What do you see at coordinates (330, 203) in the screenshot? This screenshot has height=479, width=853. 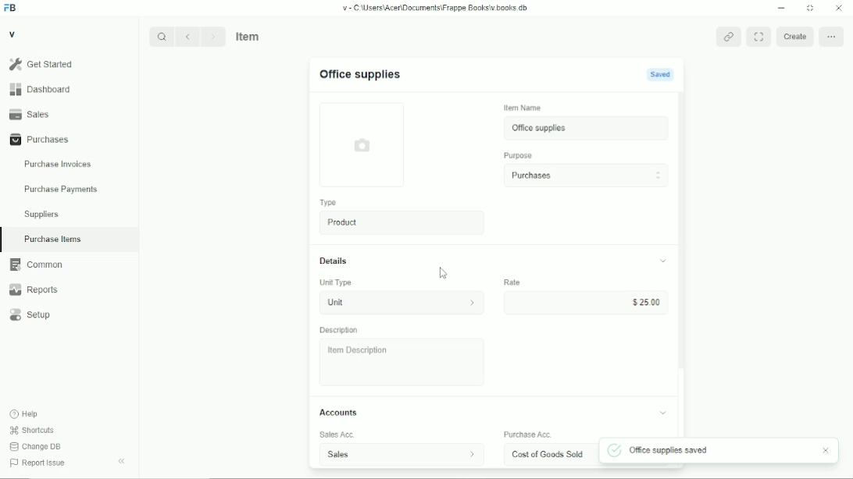 I see `type` at bounding box center [330, 203].